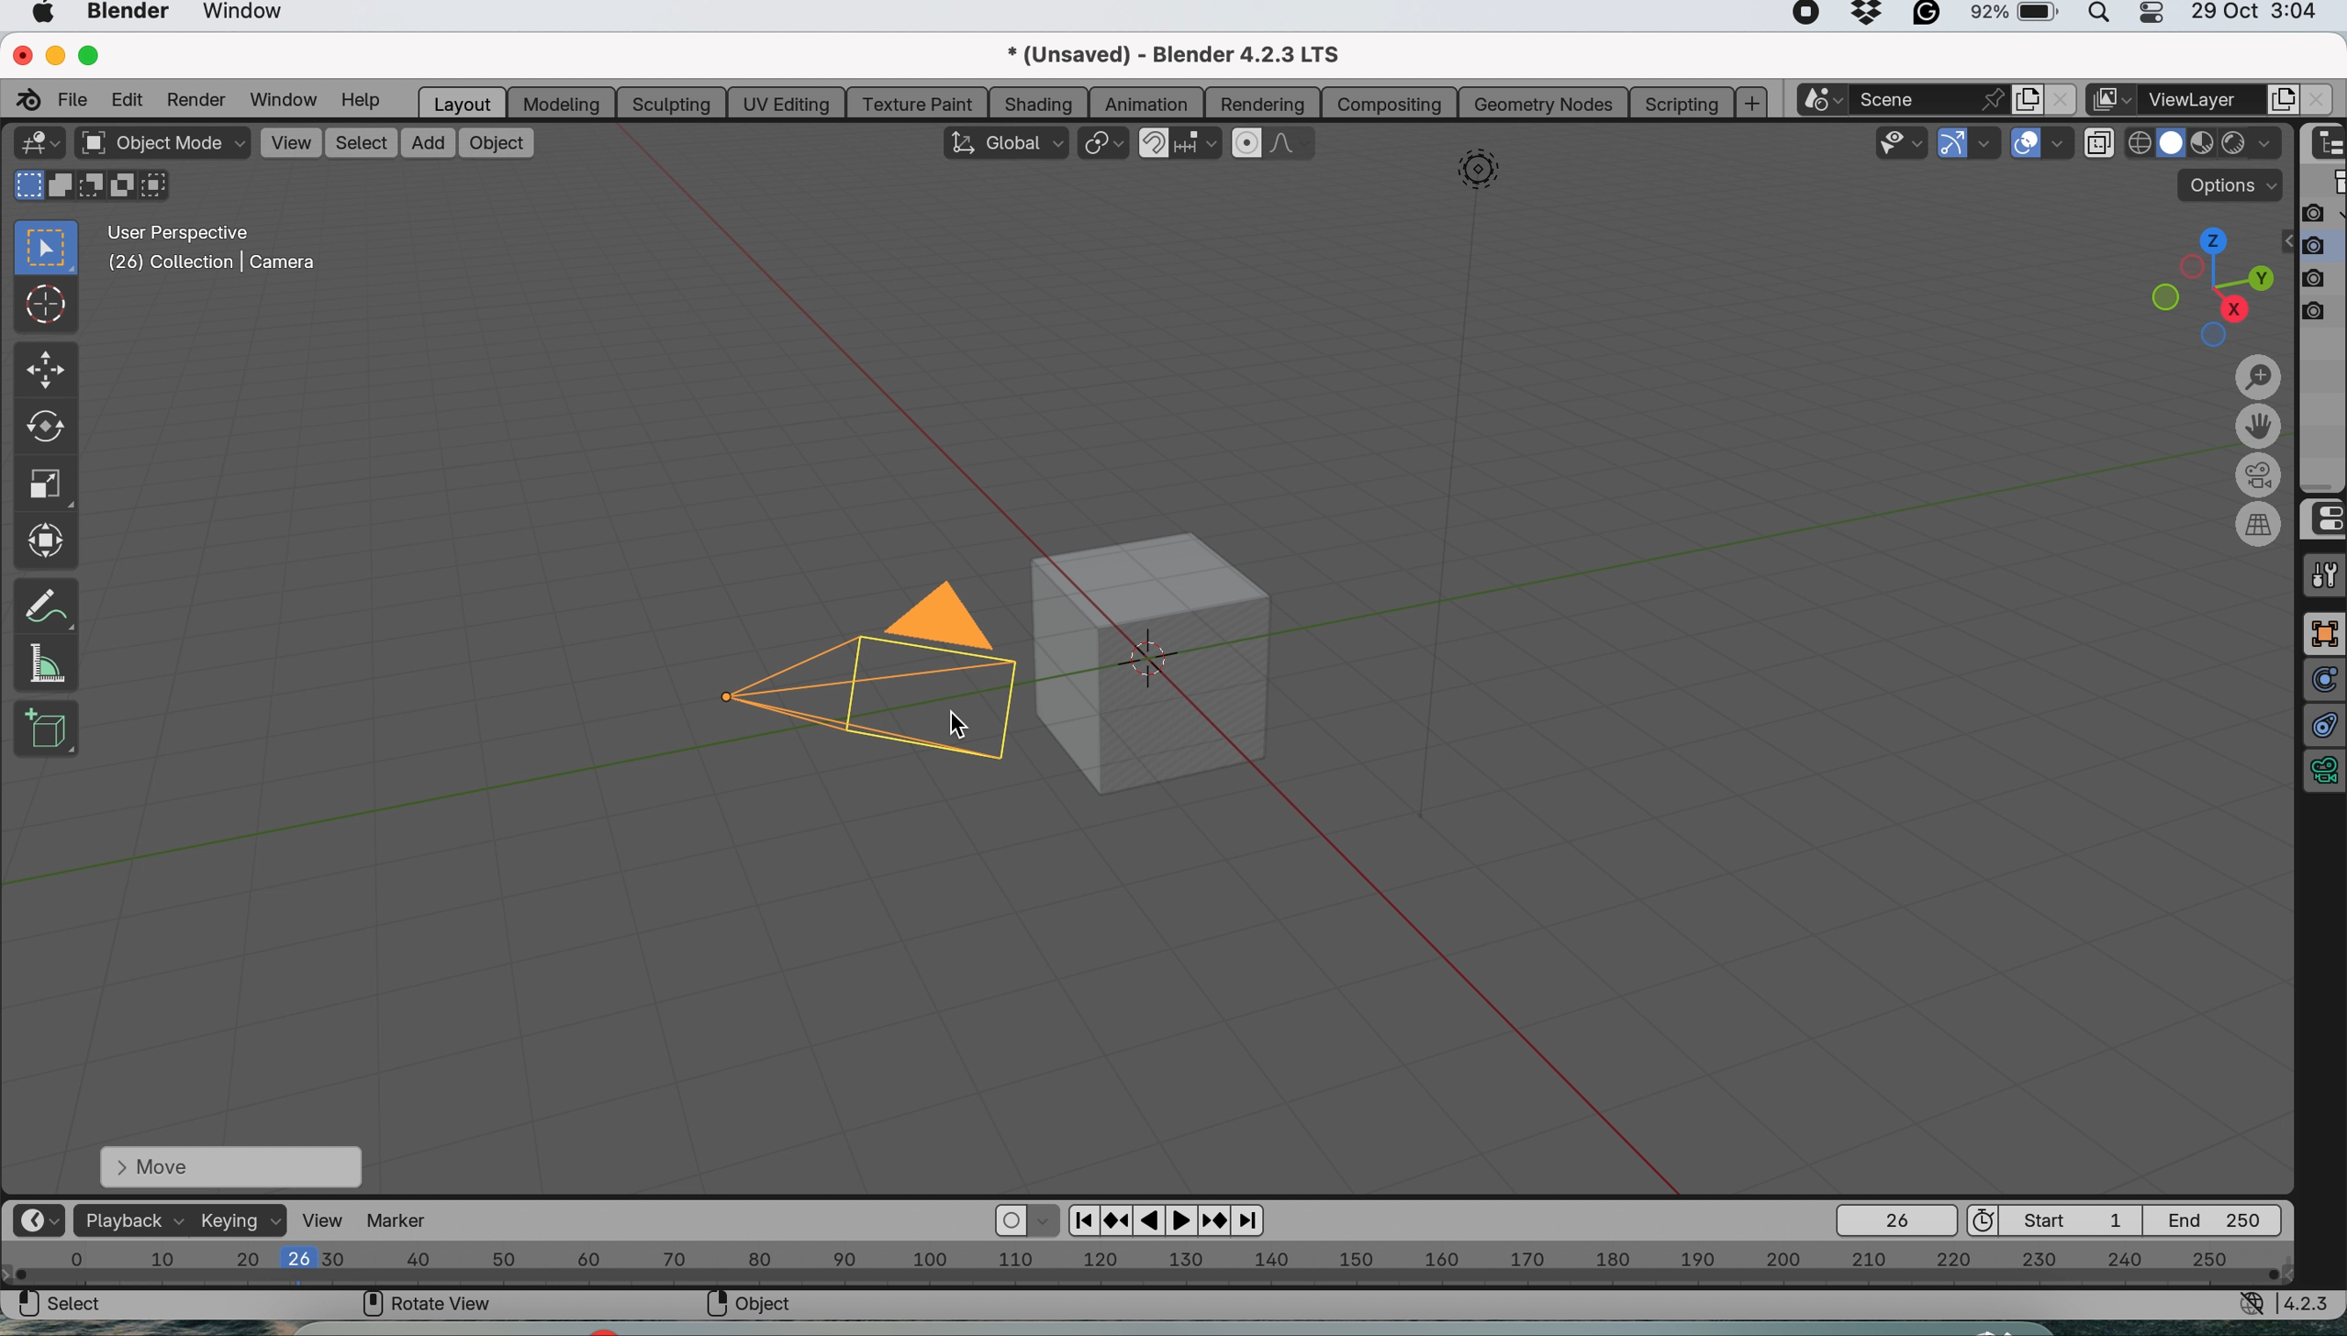 The width and height of the screenshot is (2347, 1336). Describe the element at coordinates (281, 99) in the screenshot. I see `window` at that location.